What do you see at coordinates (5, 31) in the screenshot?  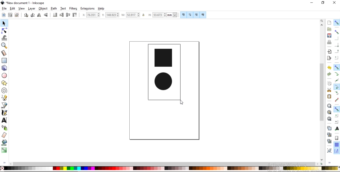 I see `edit paths by nodes` at bounding box center [5, 31].